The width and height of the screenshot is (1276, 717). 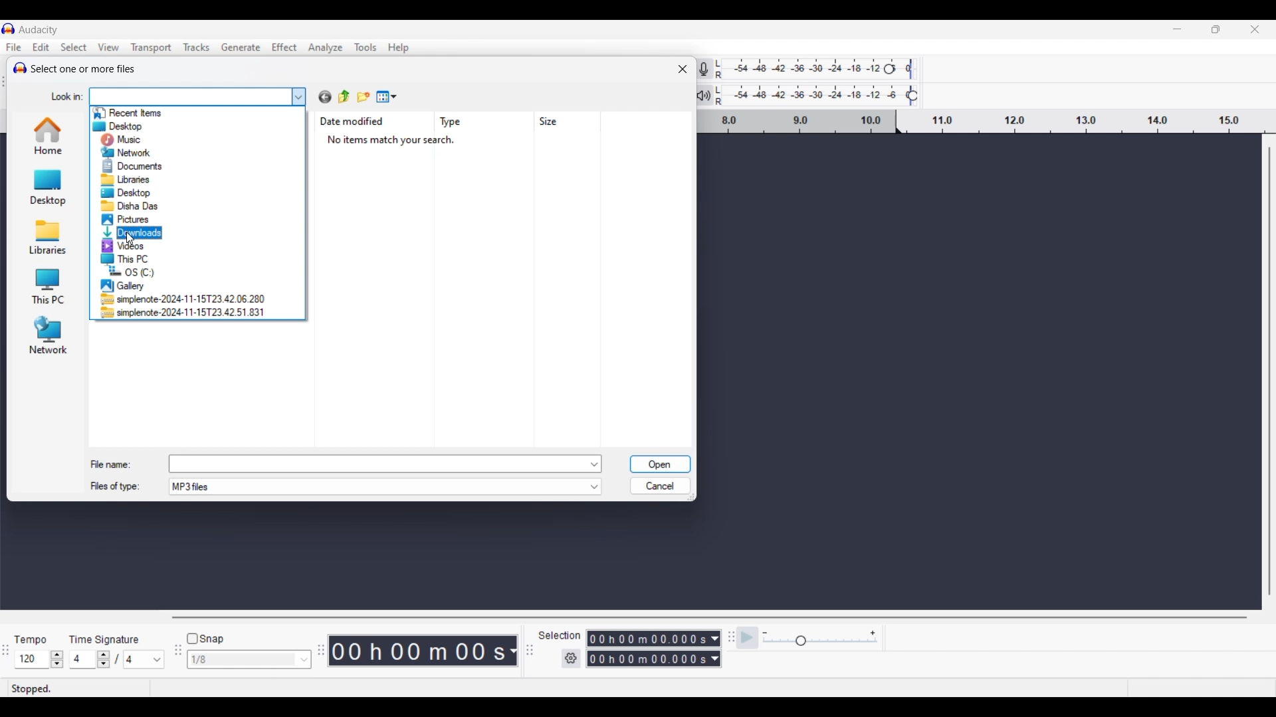 What do you see at coordinates (137, 204) in the screenshot?
I see `Desha Das` at bounding box center [137, 204].